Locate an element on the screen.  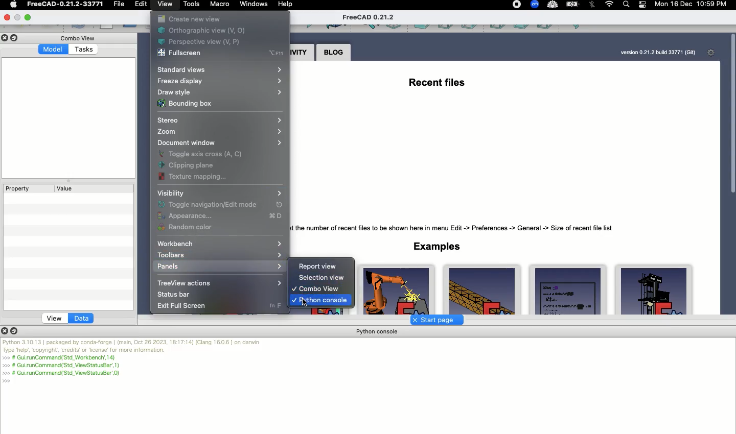
Zoom is located at coordinates (217, 132).